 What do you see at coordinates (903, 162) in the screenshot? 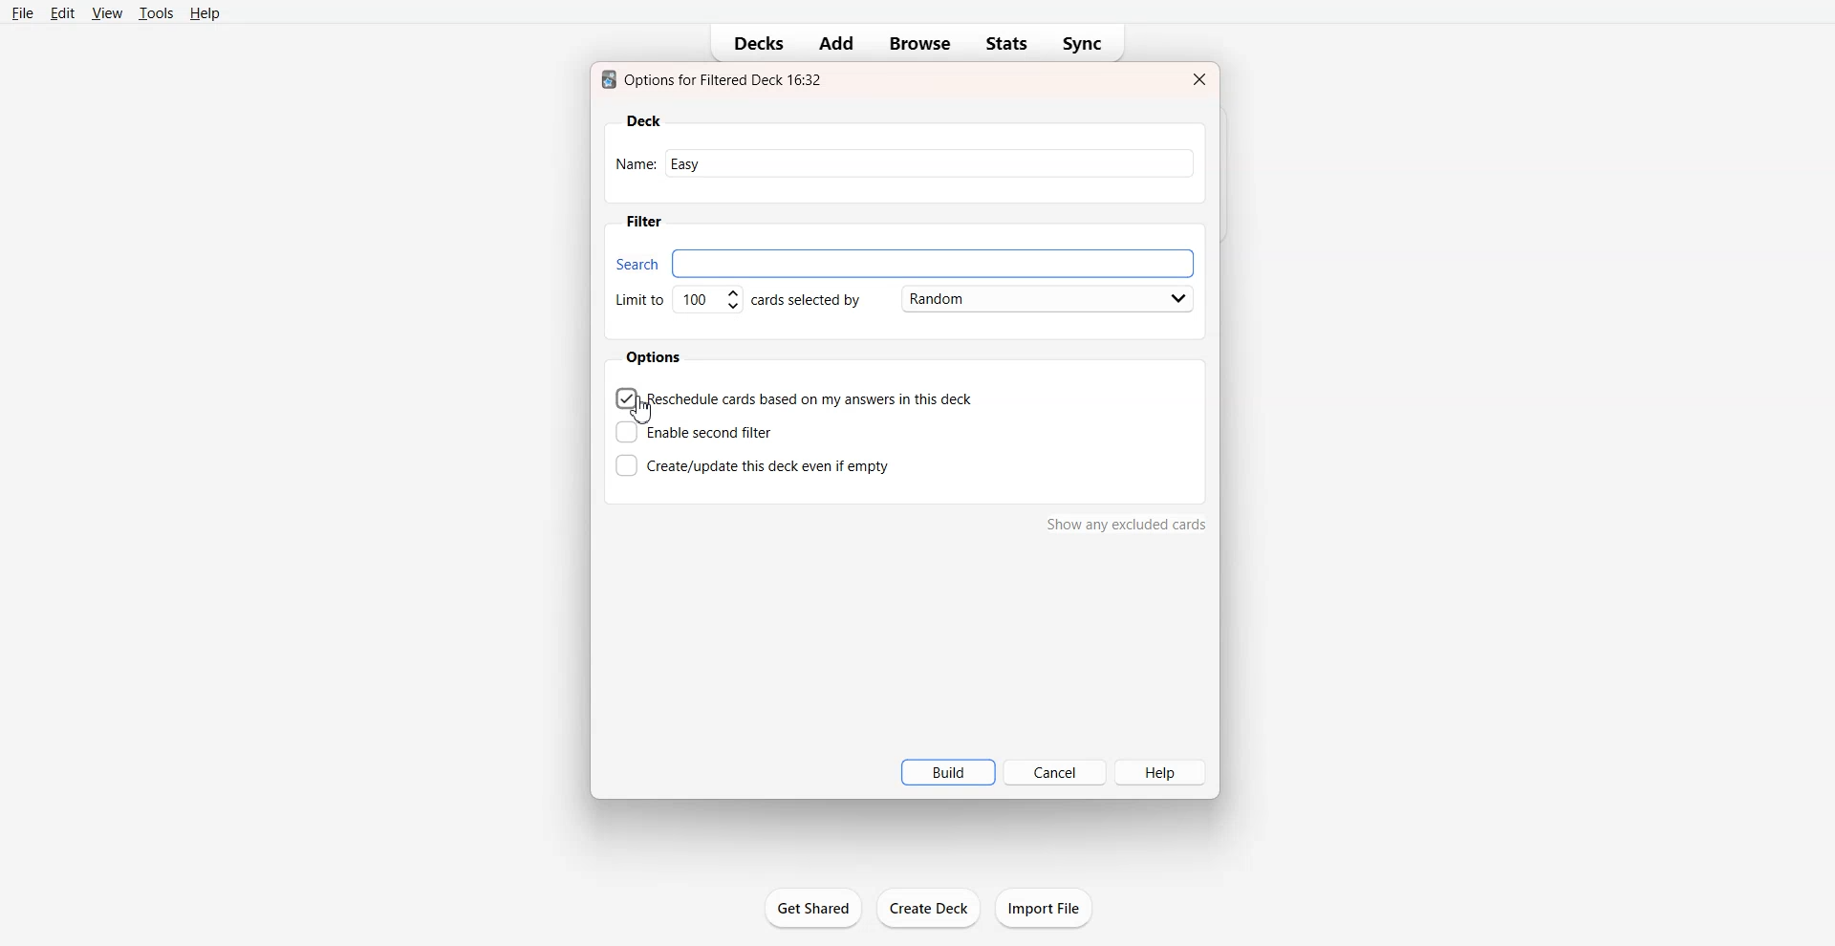
I see `Enter Name` at bounding box center [903, 162].